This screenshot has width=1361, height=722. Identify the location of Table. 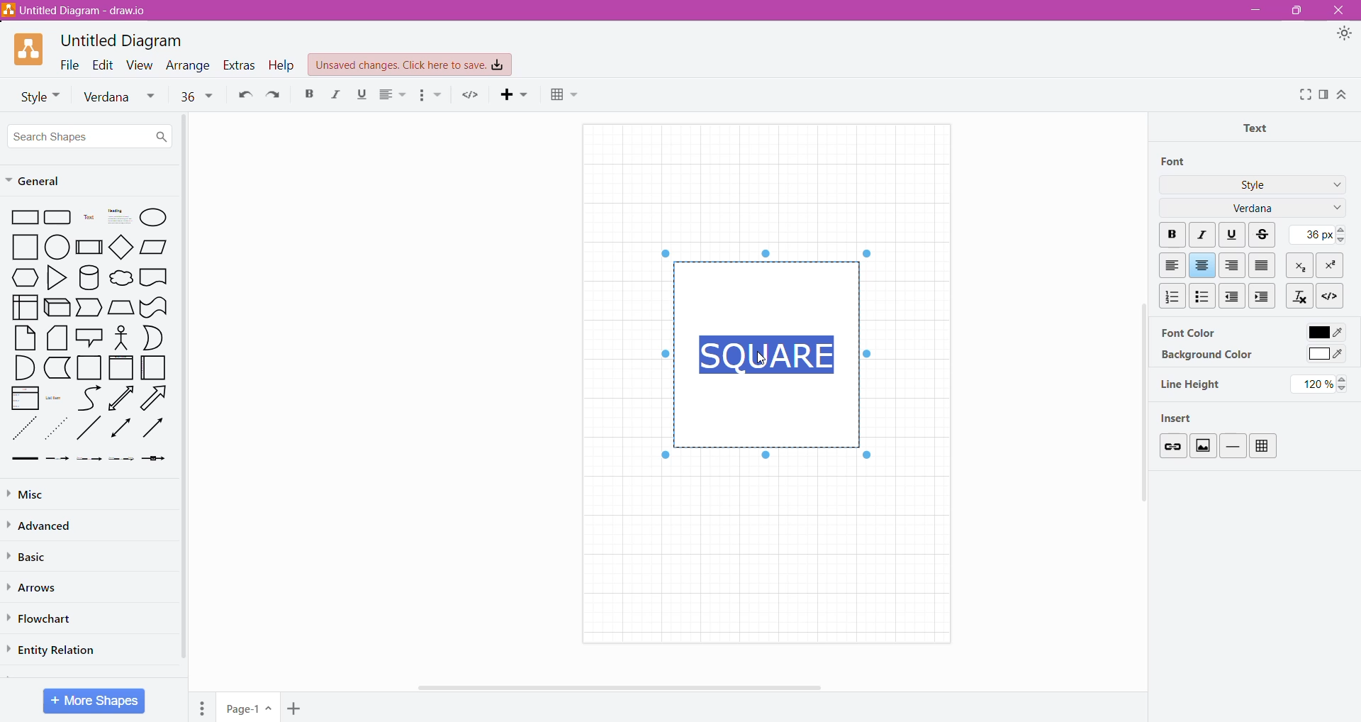
(1263, 446).